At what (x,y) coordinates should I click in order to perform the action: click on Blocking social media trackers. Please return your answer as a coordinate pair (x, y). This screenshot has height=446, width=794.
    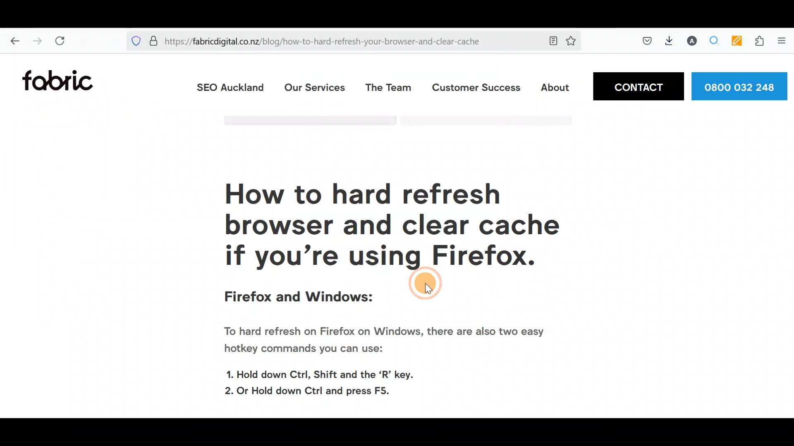
    Looking at the image, I should click on (132, 41).